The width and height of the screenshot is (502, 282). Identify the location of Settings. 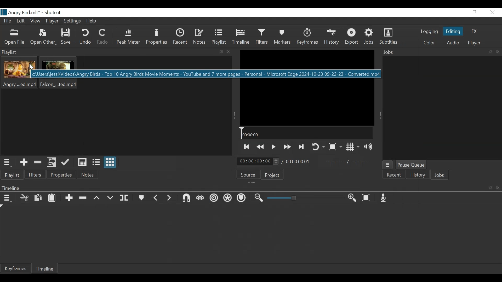
(73, 21).